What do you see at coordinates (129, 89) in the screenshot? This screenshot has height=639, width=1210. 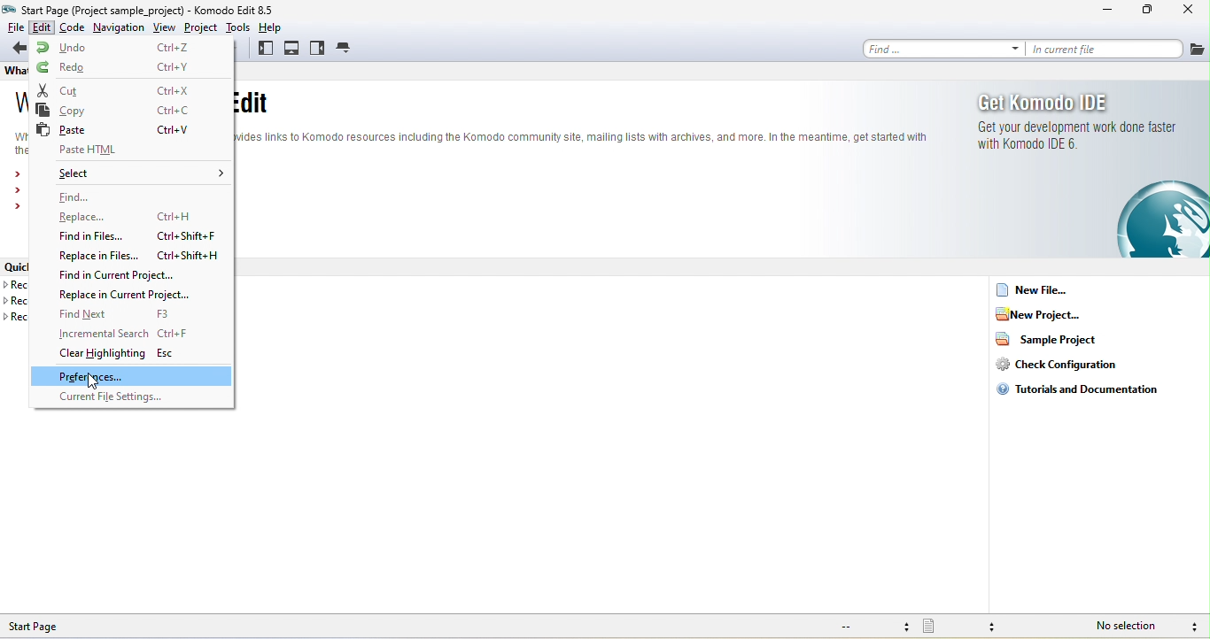 I see `cut` at bounding box center [129, 89].